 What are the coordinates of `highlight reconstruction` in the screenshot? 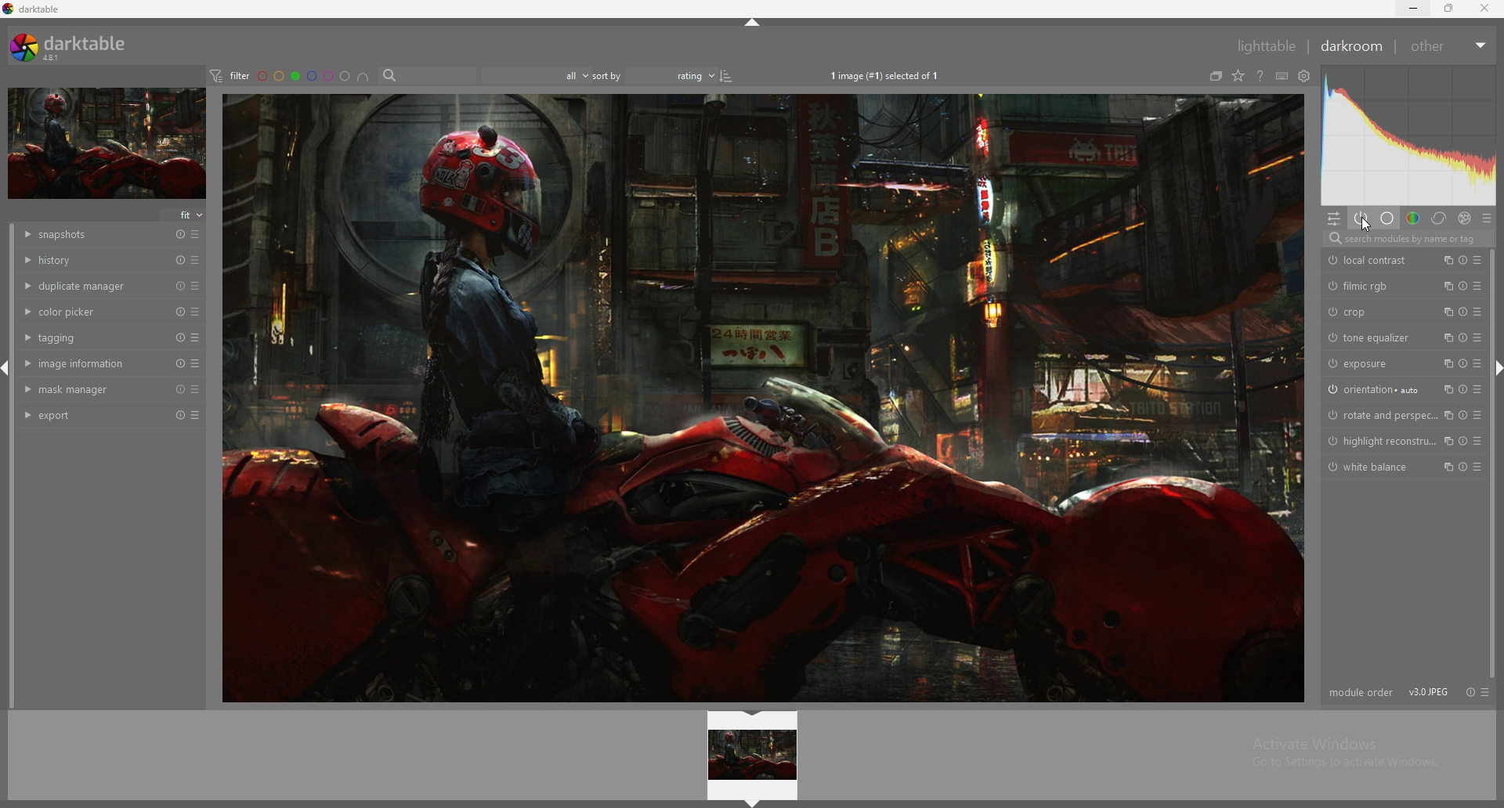 It's located at (1382, 441).